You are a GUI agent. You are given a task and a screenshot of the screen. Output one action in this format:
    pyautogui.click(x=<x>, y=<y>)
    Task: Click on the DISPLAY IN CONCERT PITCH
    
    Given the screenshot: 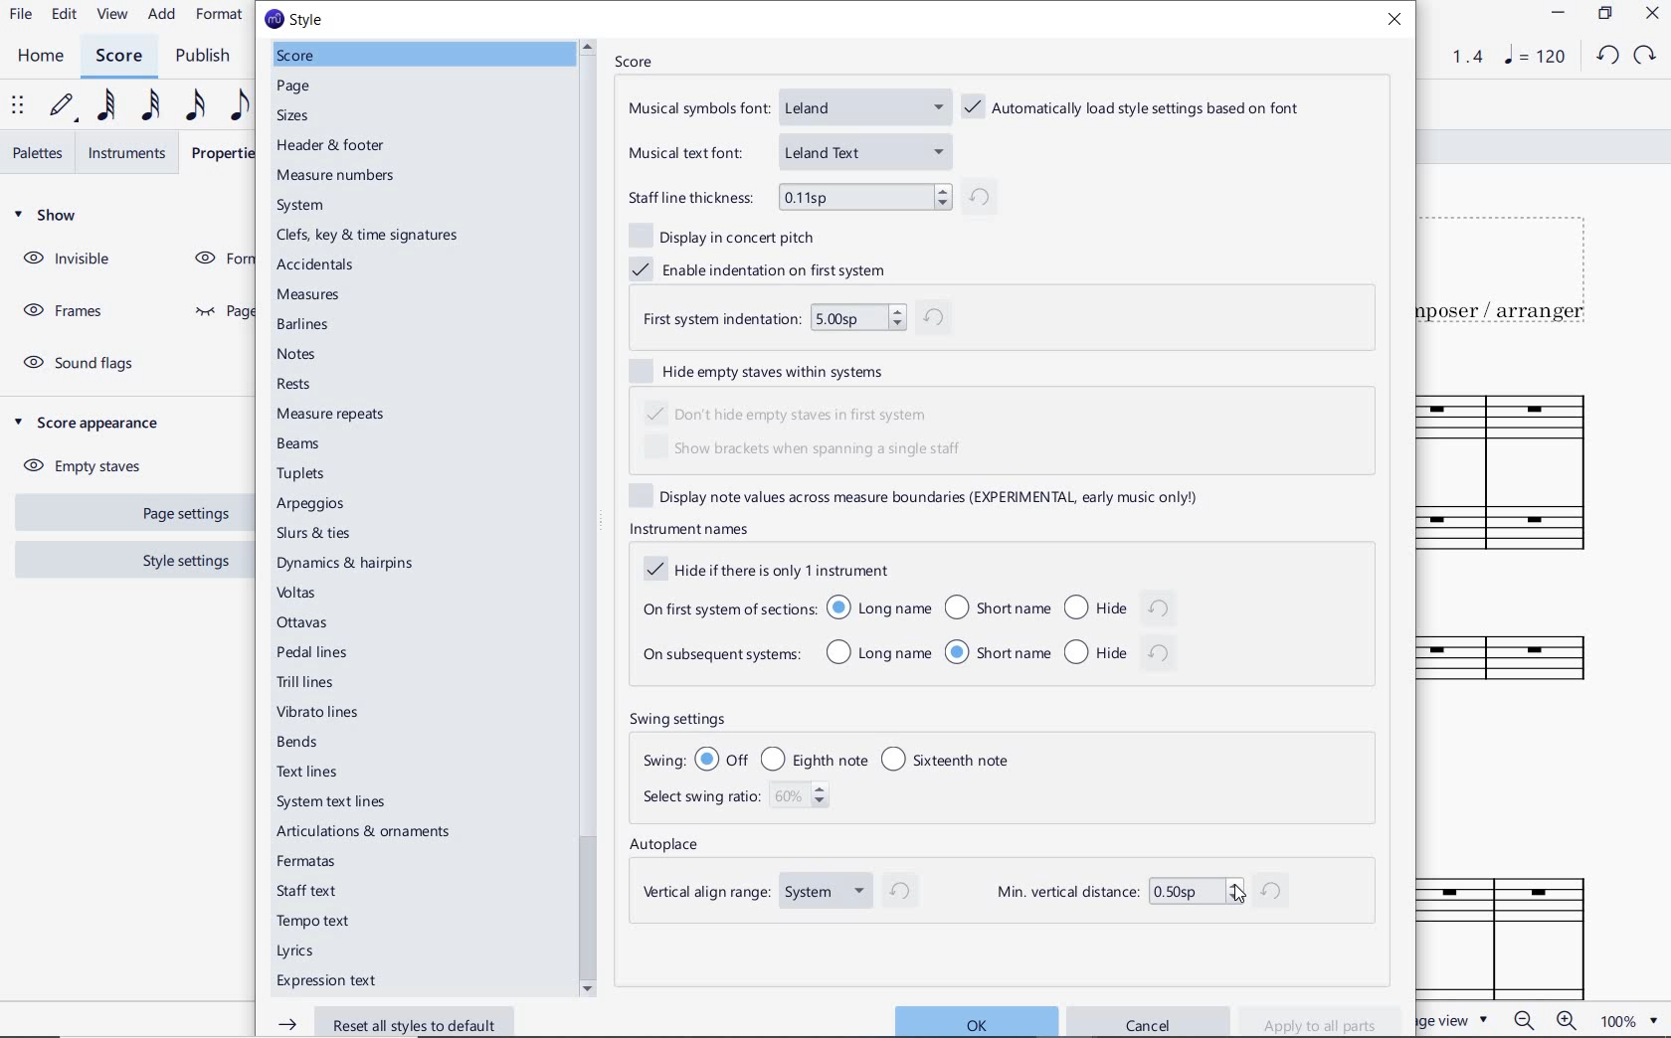 What is the action you would take?
    pyautogui.click(x=729, y=235)
    